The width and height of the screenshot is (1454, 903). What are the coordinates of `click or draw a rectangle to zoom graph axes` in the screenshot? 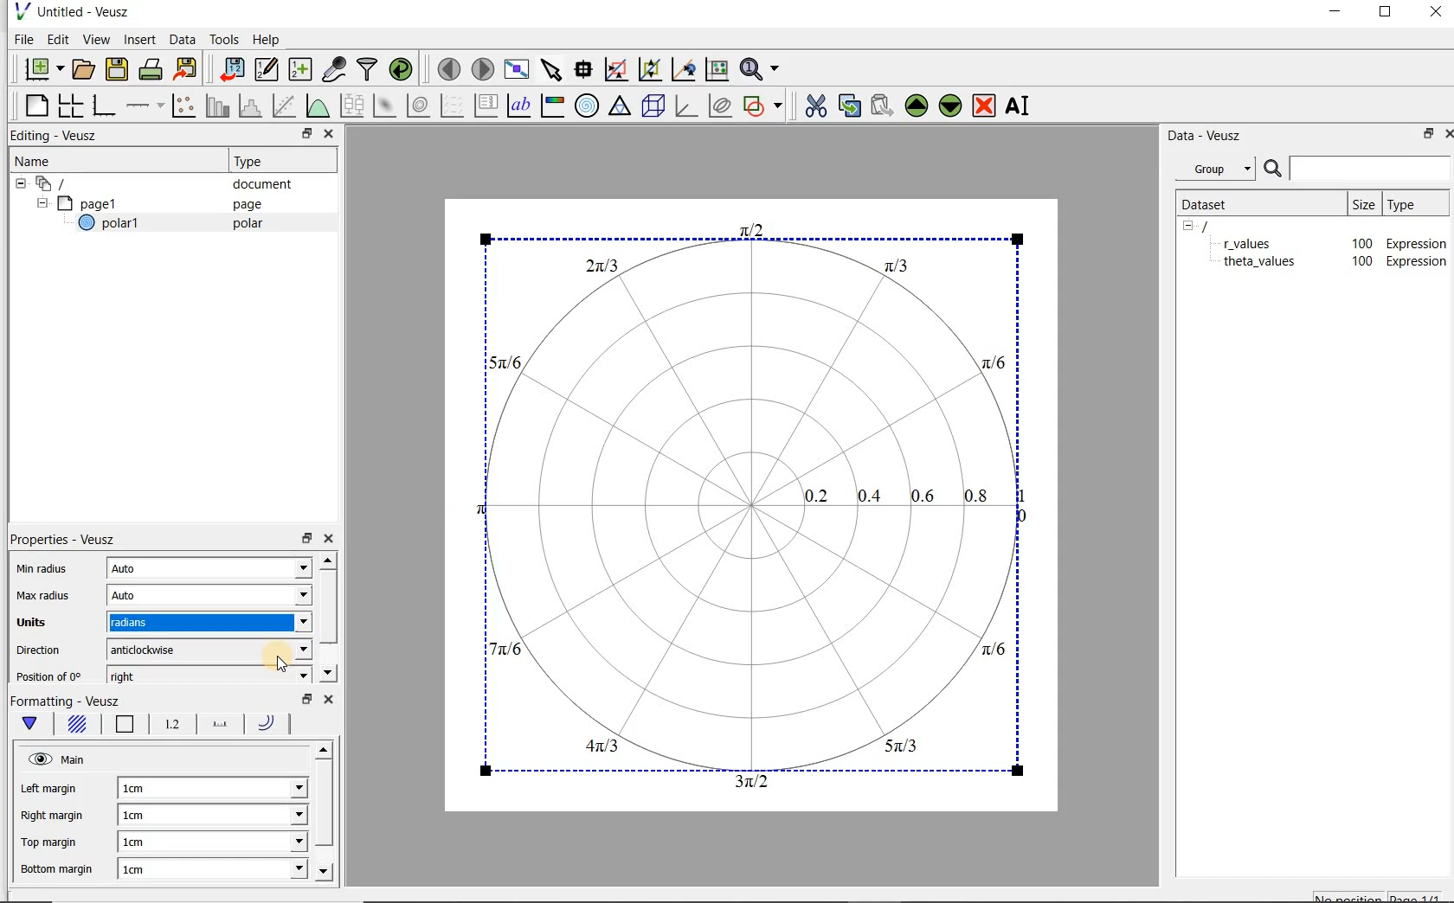 It's located at (620, 70).